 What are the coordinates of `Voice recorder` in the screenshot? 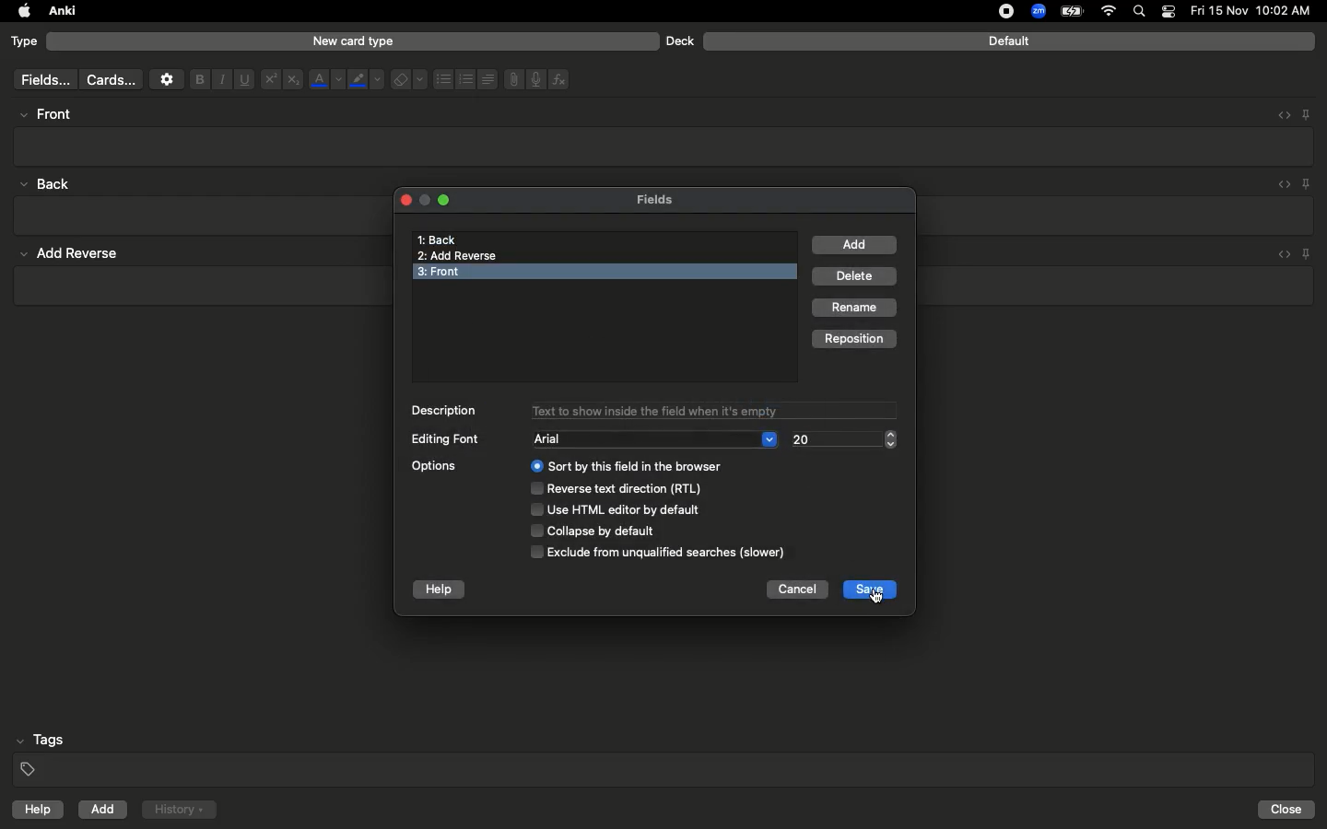 It's located at (534, 77).